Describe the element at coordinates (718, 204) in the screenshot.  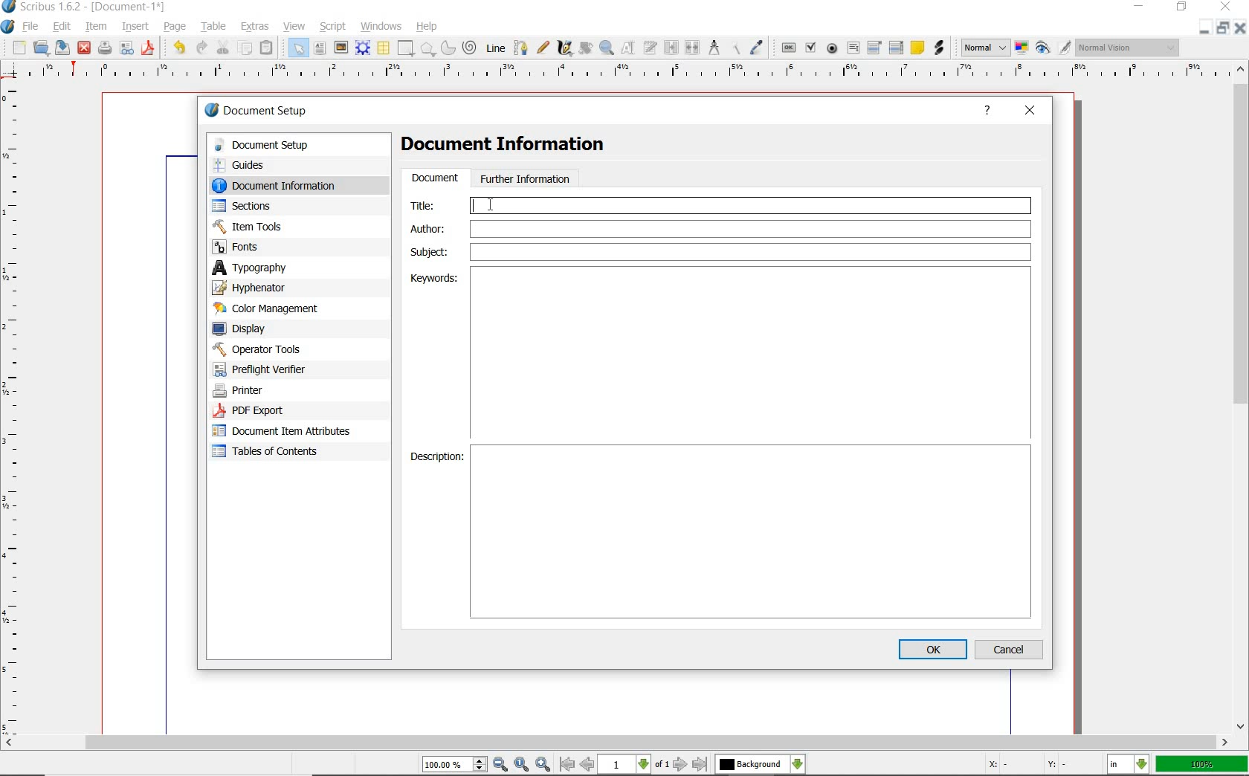
I see `Title` at that location.